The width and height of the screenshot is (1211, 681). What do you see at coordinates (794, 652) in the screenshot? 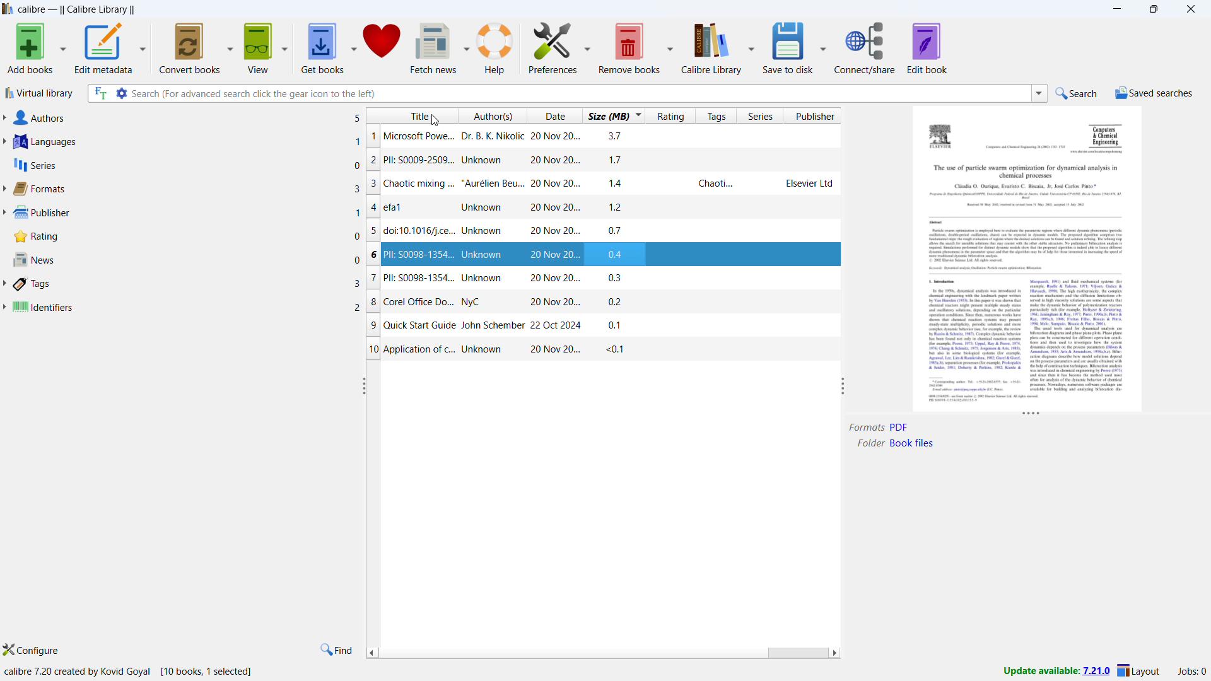
I see `scrollbar` at bounding box center [794, 652].